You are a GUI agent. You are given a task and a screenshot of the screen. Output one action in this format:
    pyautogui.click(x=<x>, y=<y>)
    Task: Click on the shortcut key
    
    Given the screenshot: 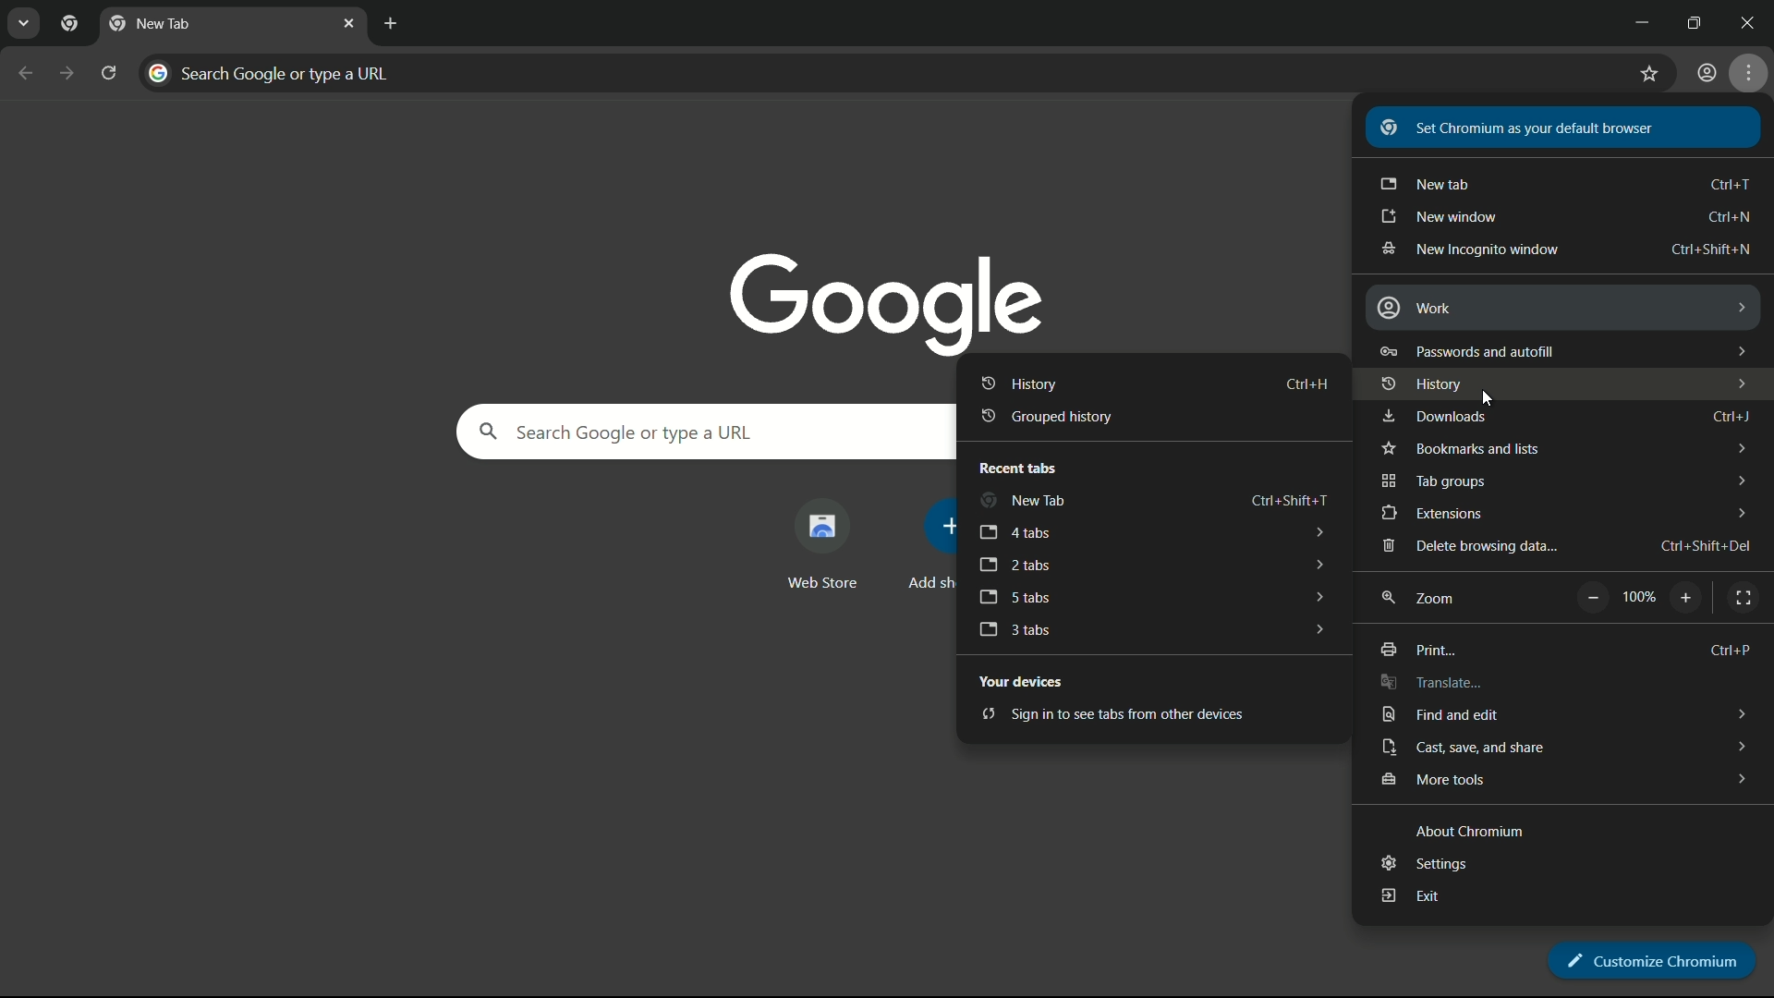 What is the action you would take?
    pyautogui.click(x=1711, y=249)
    